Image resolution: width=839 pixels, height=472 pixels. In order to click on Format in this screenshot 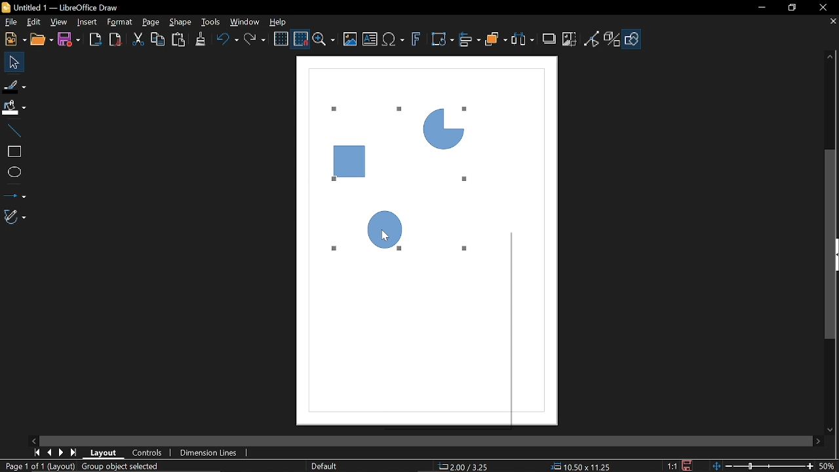, I will do `click(119, 22)`.